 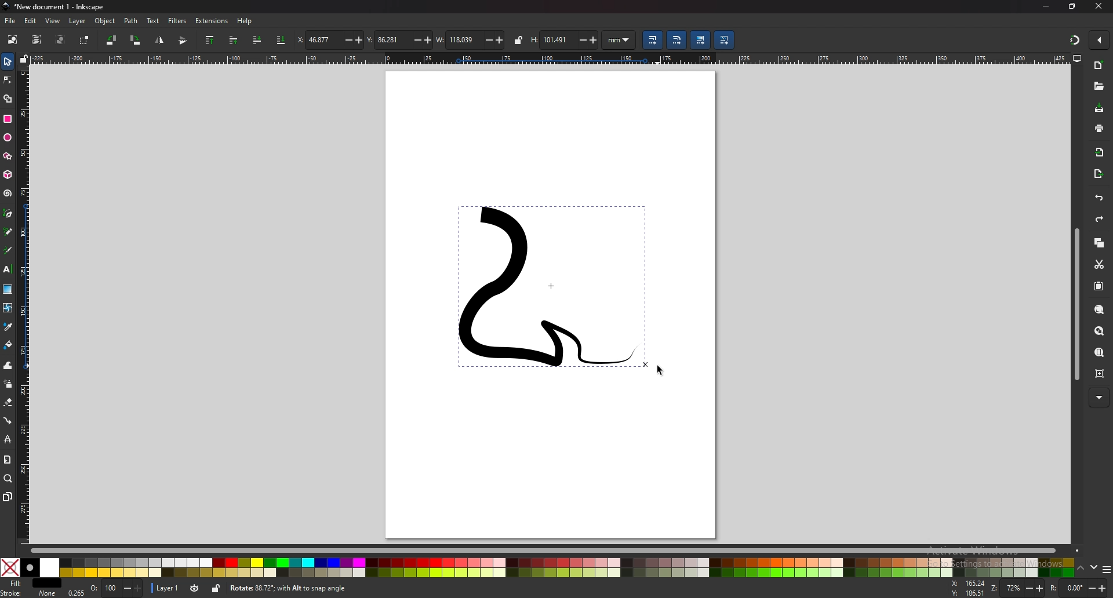 I want to click on ellipse, so click(x=8, y=138).